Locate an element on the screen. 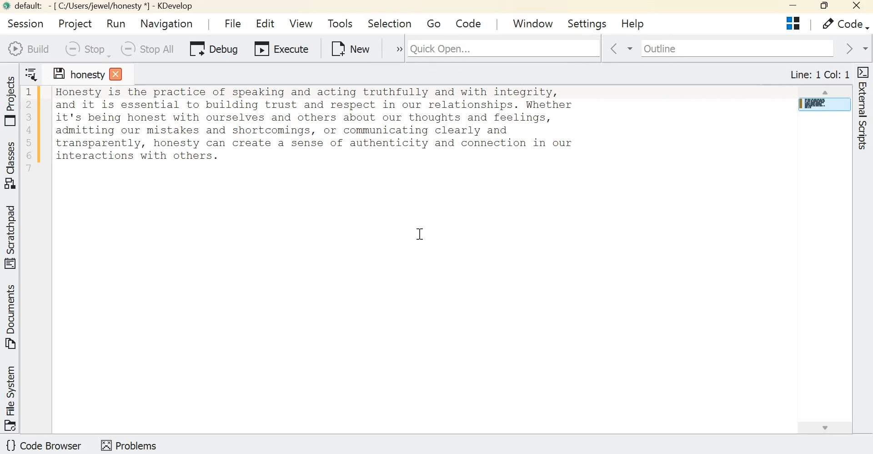 The height and width of the screenshot is (454, 873). cursor is located at coordinates (420, 234).